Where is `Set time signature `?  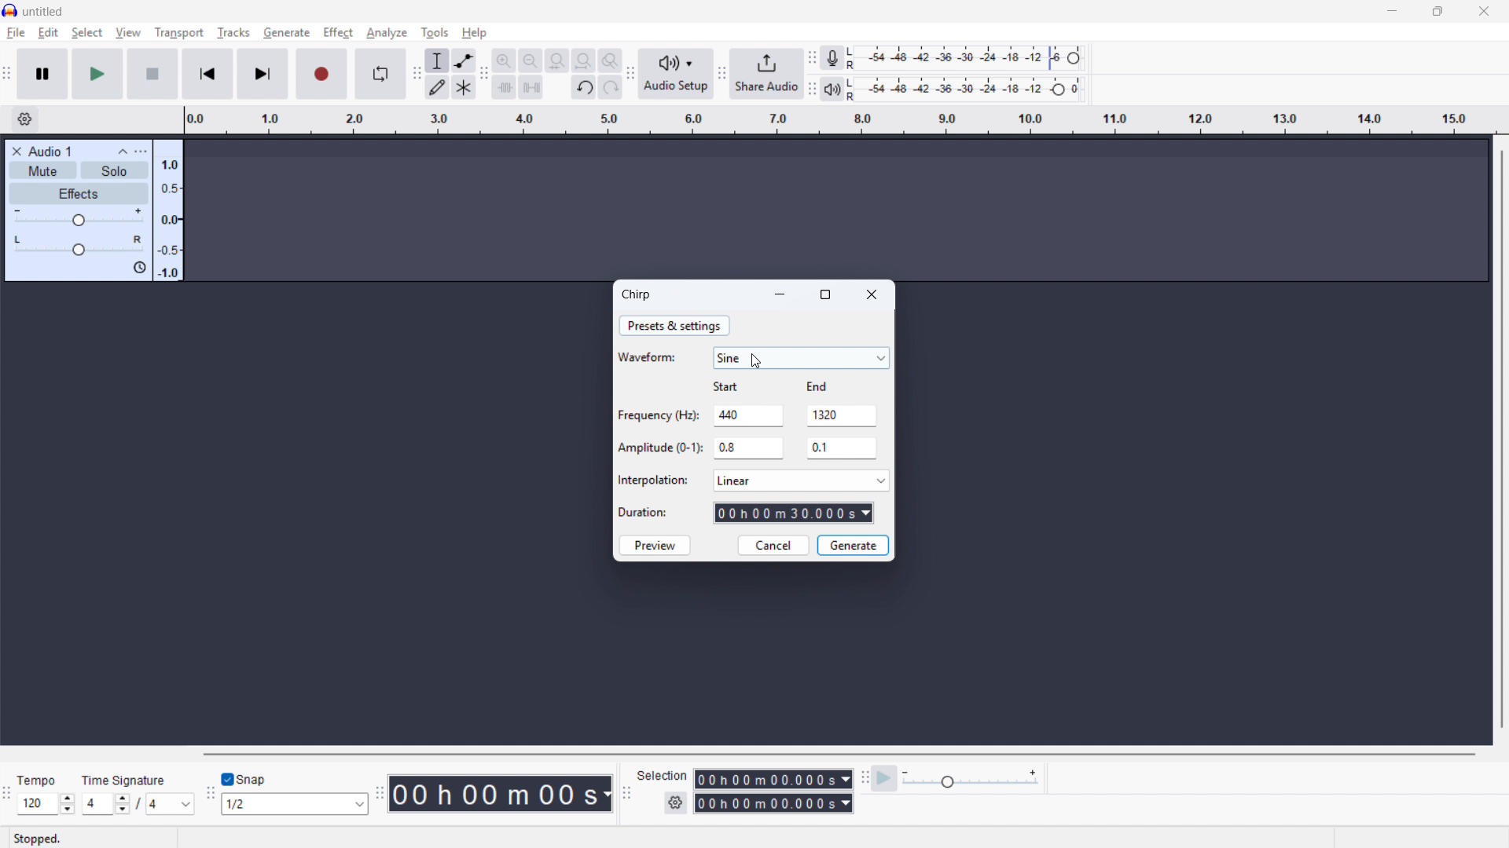
Set time signature  is located at coordinates (141, 804).